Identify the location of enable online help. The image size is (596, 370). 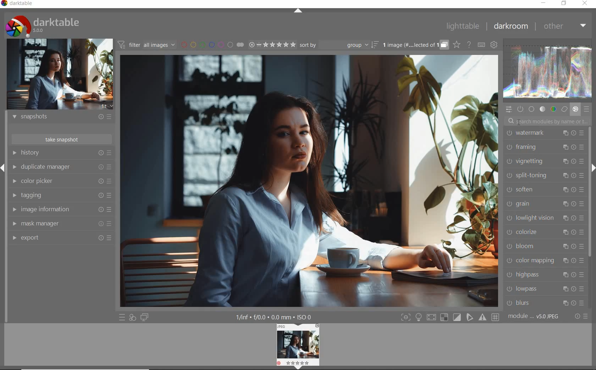
(469, 45).